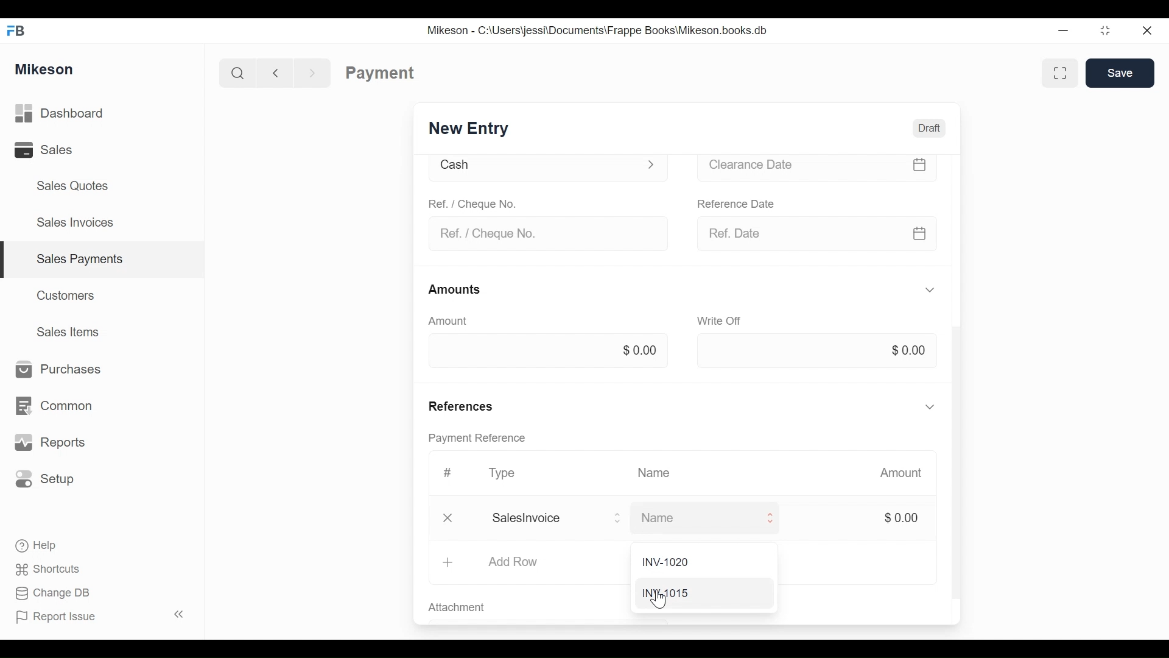  What do you see at coordinates (45, 68) in the screenshot?
I see `Mikeson` at bounding box center [45, 68].